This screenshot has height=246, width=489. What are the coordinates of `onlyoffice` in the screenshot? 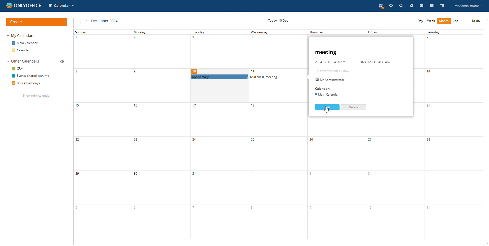 It's located at (28, 6).